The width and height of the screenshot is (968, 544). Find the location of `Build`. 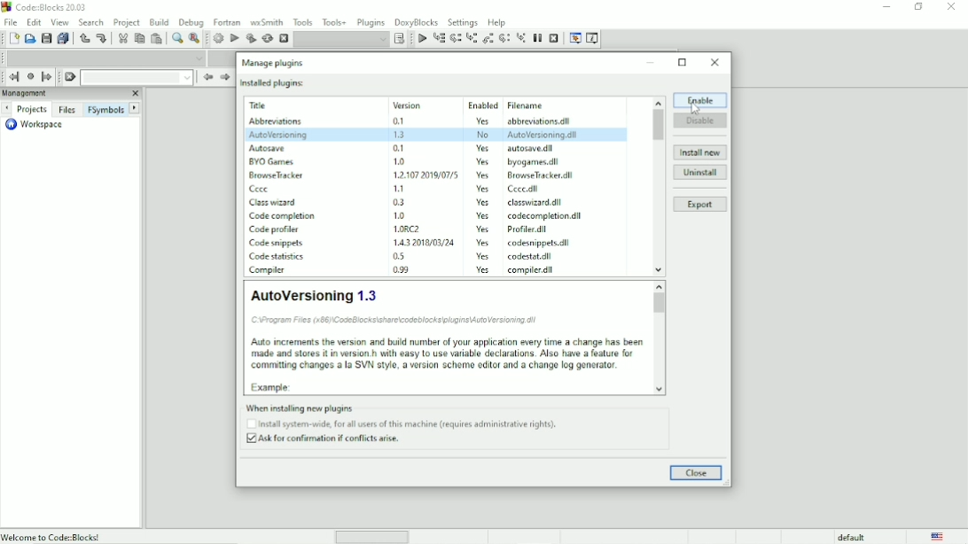

Build is located at coordinates (218, 38).